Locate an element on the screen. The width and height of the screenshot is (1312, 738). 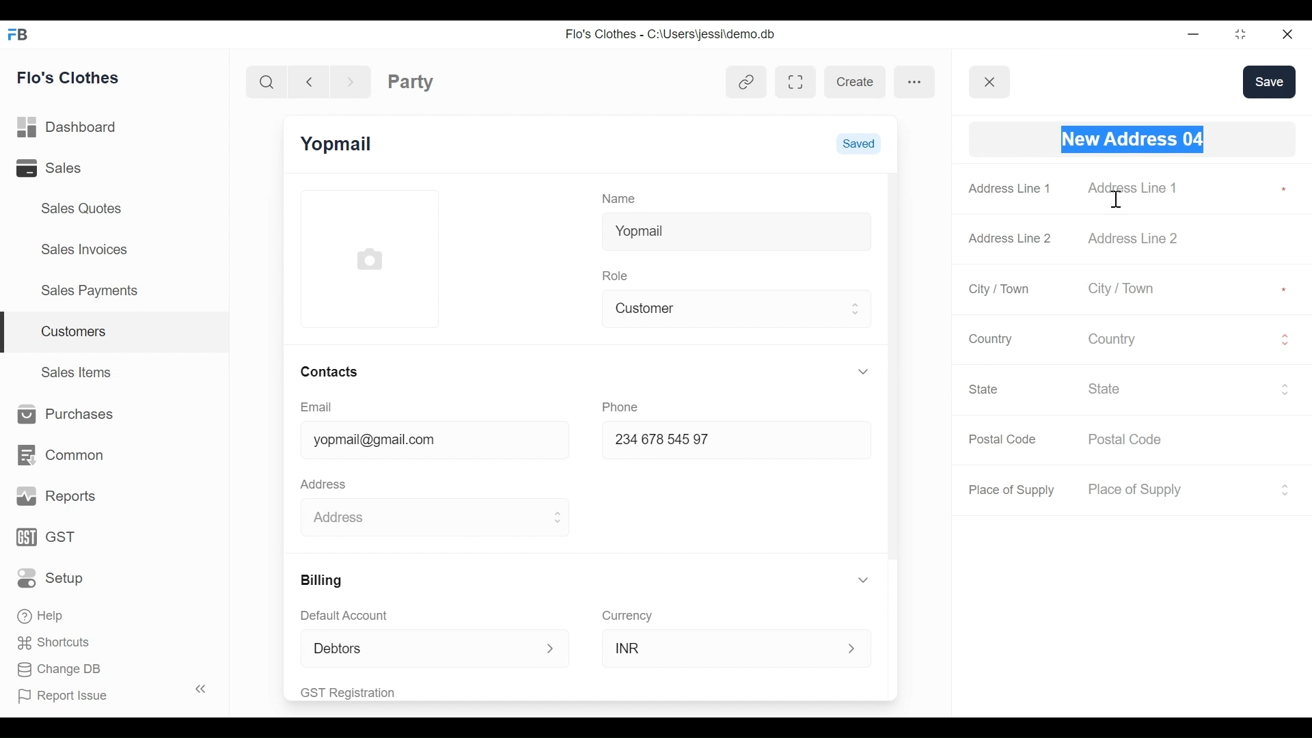
Report Issue is located at coordinates (105, 693).